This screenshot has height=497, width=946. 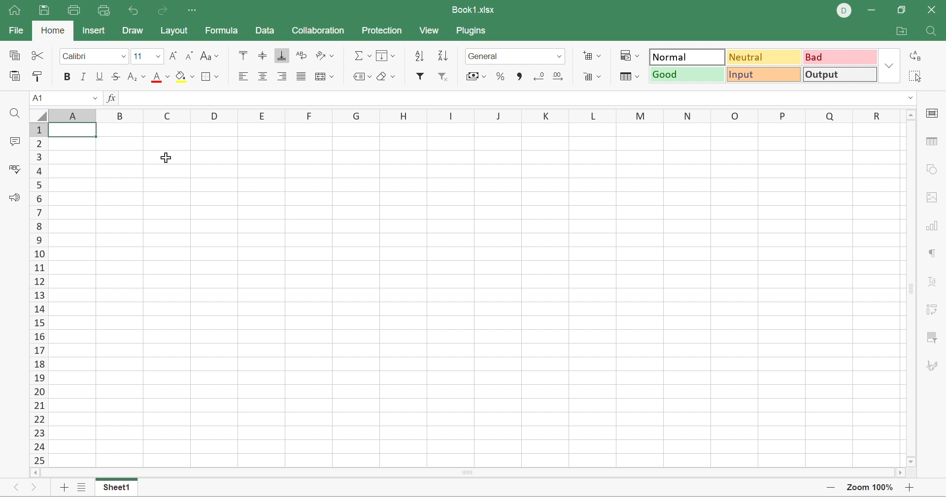 I want to click on Text Art settings, so click(x=933, y=281).